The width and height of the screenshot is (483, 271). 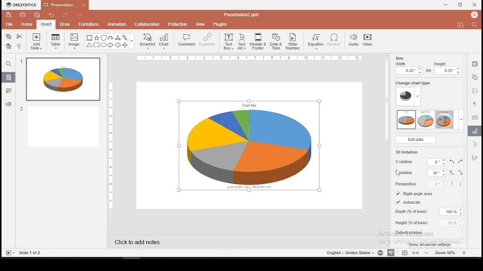 I want to click on home, so click(x=27, y=24).